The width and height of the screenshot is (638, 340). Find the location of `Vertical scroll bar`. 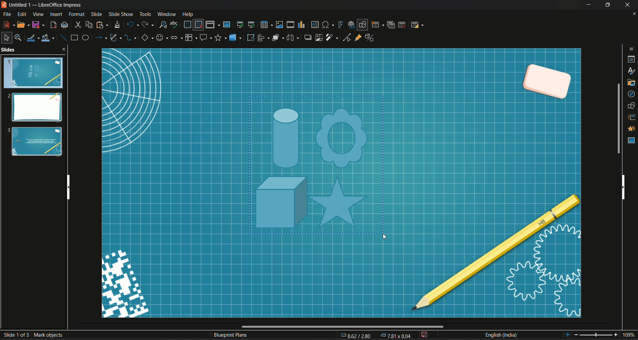

Vertical scroll bar is located at coordinates (623, 186).